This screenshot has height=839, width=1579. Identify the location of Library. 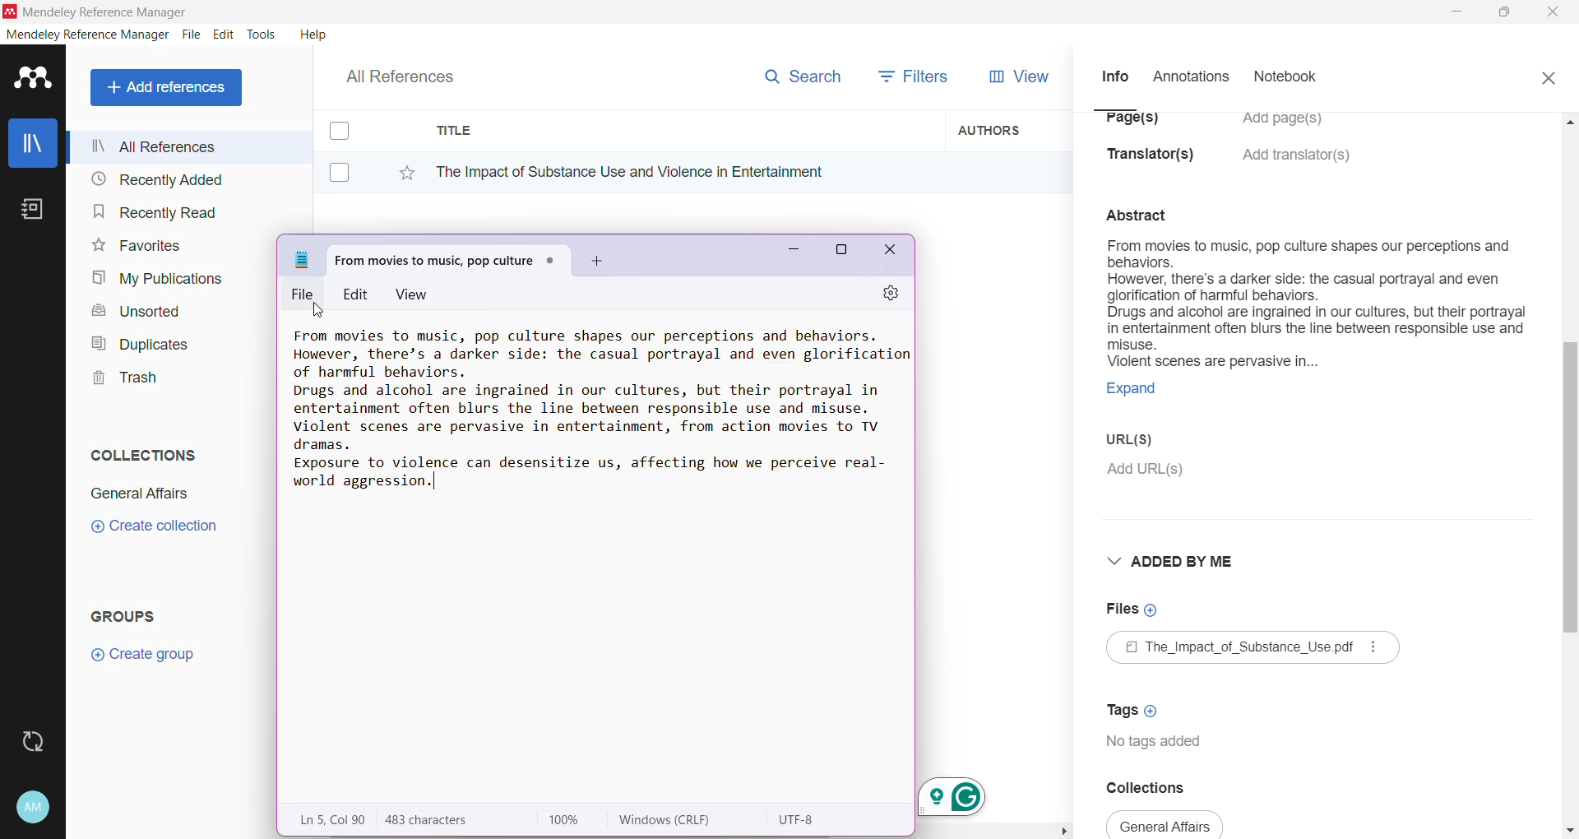
(33, 145).